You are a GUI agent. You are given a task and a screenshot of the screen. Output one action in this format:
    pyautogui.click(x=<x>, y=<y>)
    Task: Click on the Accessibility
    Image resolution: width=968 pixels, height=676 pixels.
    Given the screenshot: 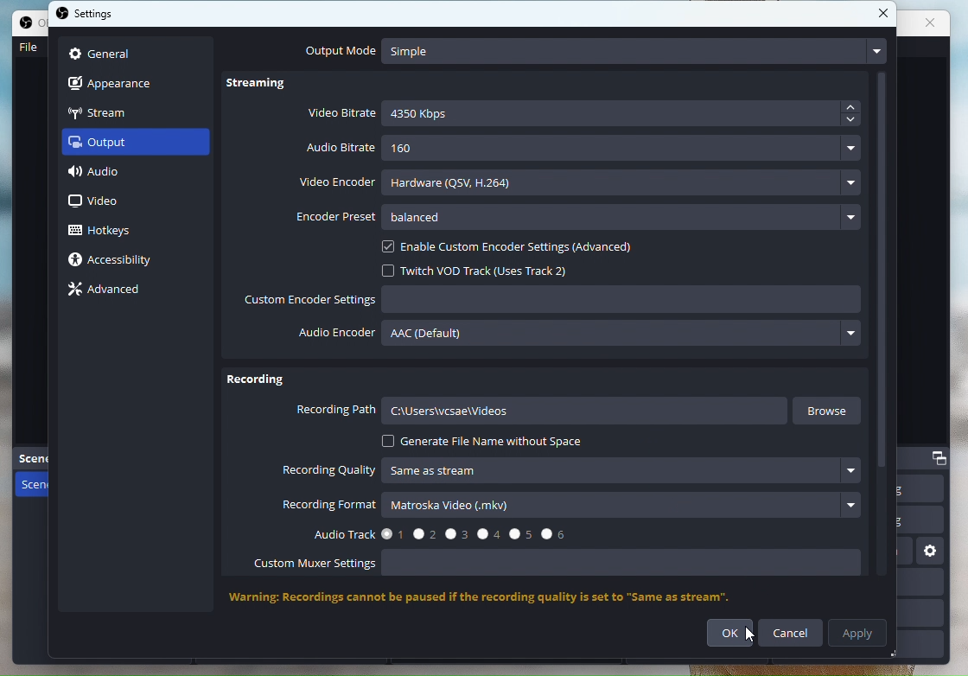 What is the action you would take?
    pyautogui.click(x=119, y=261)
    